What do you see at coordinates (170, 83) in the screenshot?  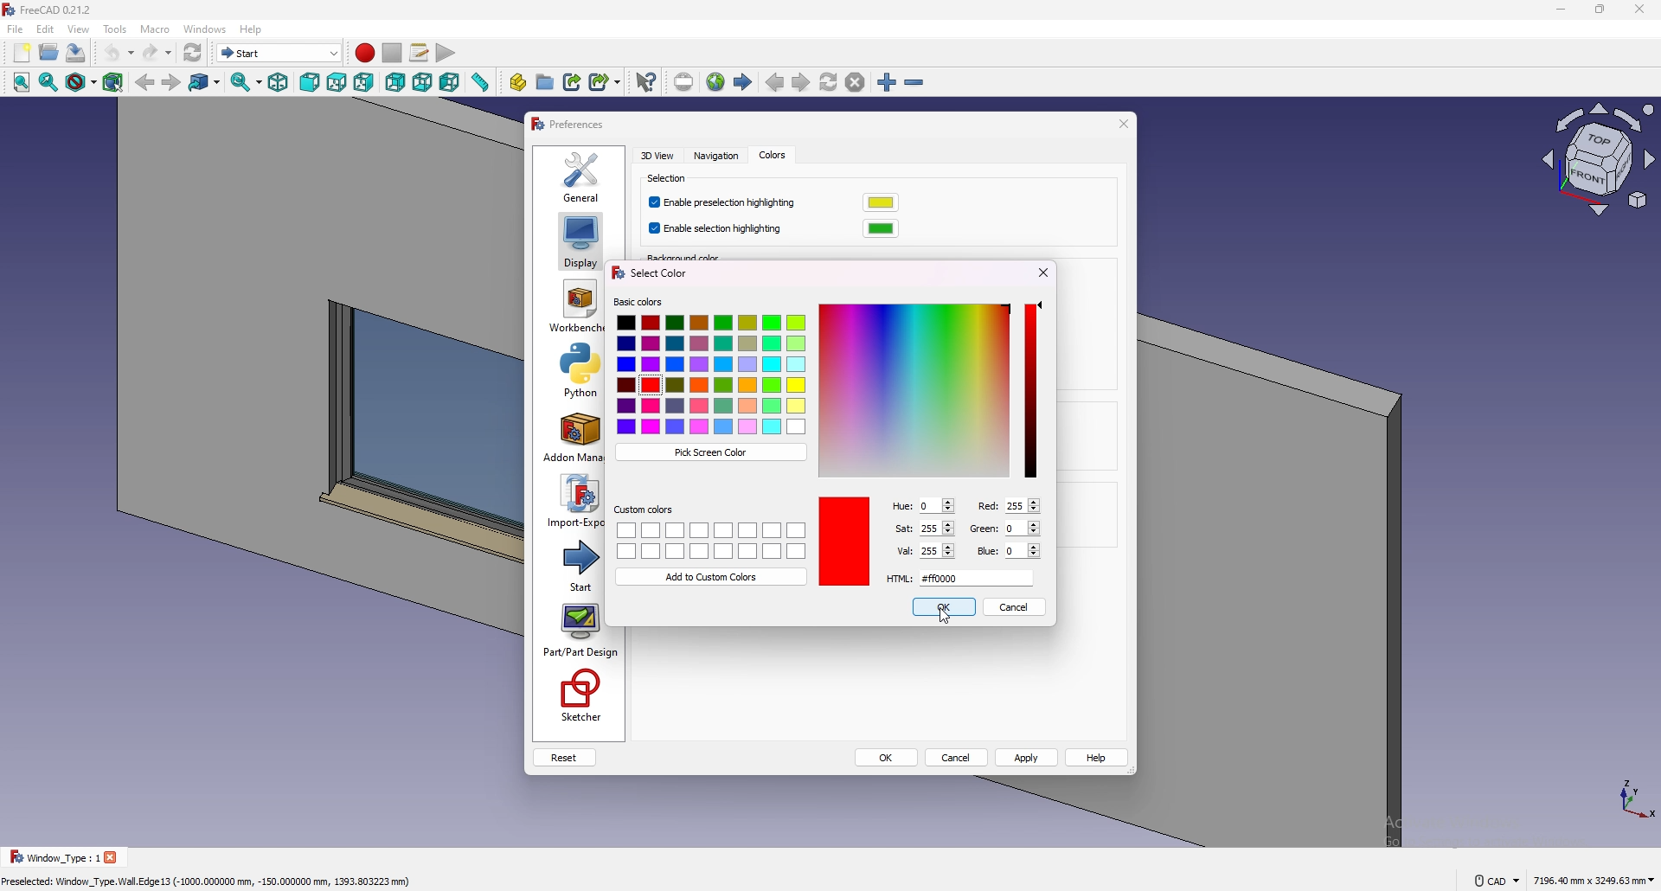 I see `forward` at bounding box center [170, 83].